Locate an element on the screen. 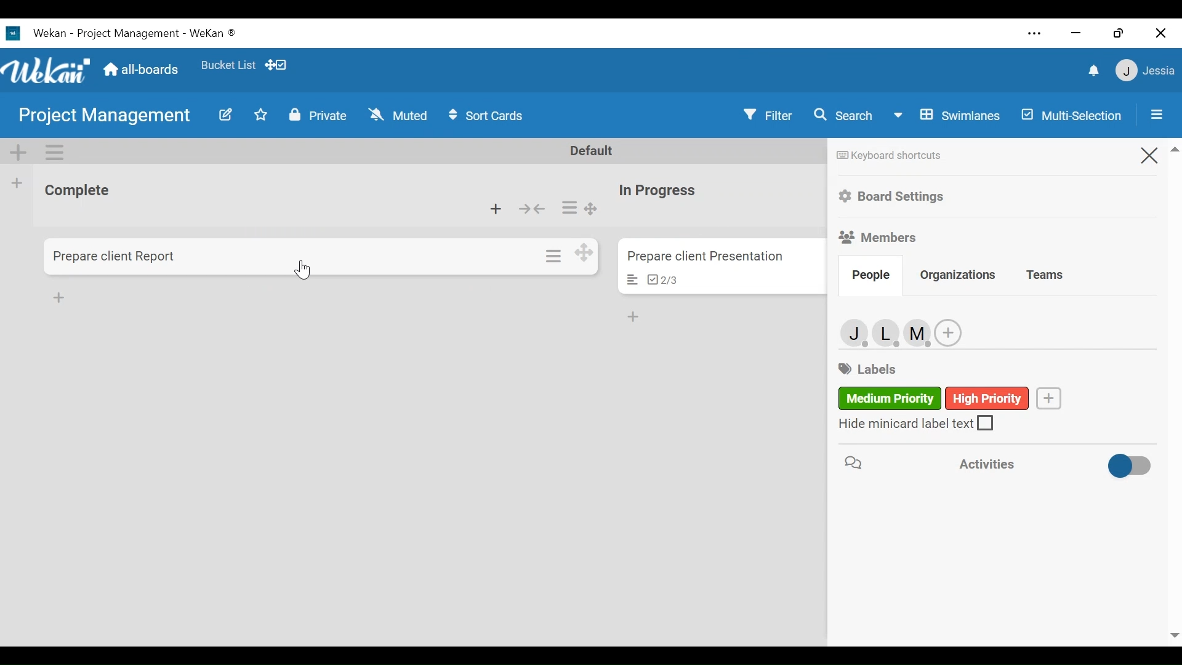 This screenshot has height=665, width=1182. Member is located at coordinates (1144, 72).